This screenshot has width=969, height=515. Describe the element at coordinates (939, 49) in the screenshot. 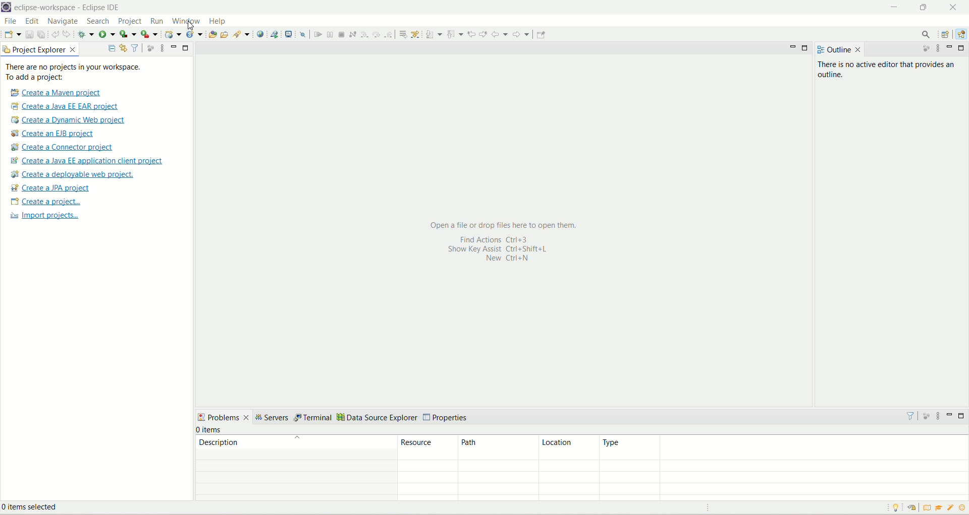

I see `view menu` at that location.